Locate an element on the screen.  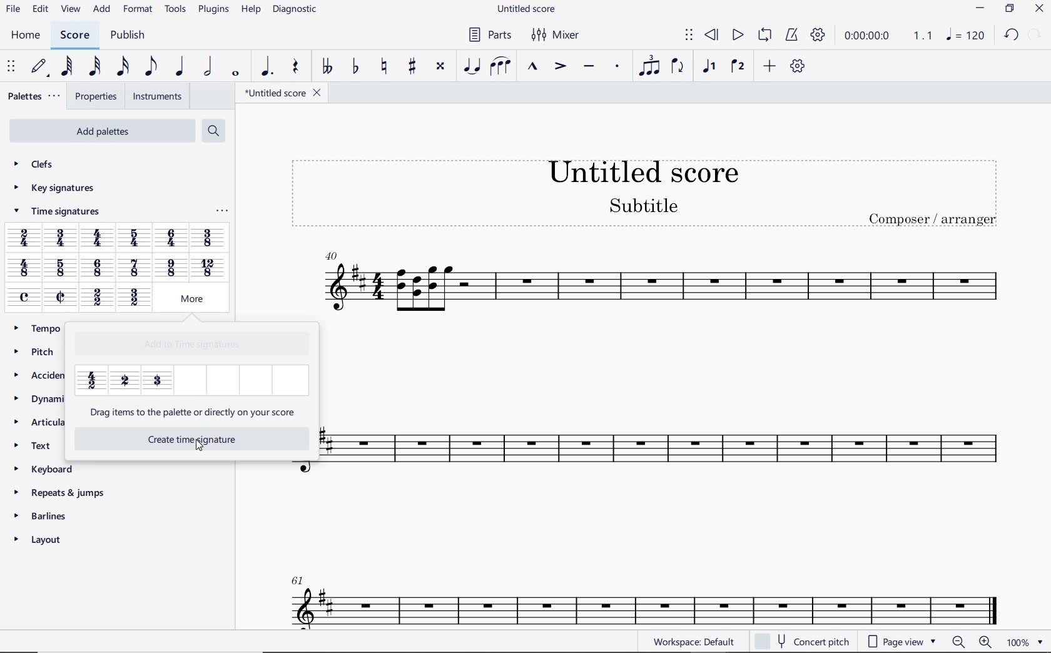
FILE NAME is located at coordinates (283, 93).